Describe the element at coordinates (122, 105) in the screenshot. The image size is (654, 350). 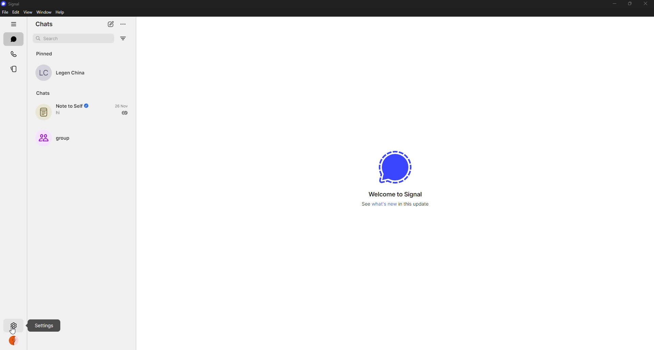
I see `date` at that location.